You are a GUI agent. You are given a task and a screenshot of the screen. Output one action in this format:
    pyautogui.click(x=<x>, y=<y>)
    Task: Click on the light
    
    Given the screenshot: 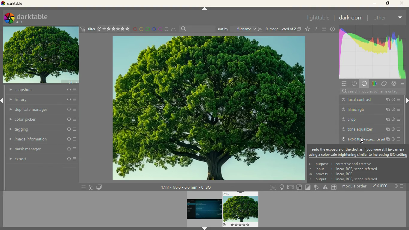 What is the action you would take?
    pyautogui.click(x=282, y=187)
    